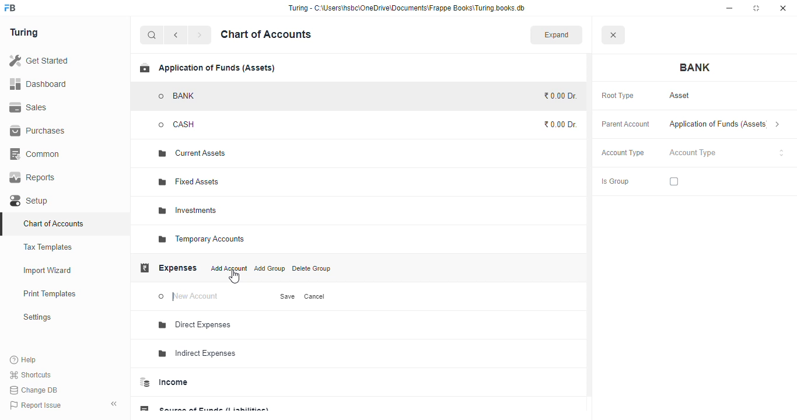 The width and height of the screenshot is (797, 420). I want to click on add group, so click(270, 268).